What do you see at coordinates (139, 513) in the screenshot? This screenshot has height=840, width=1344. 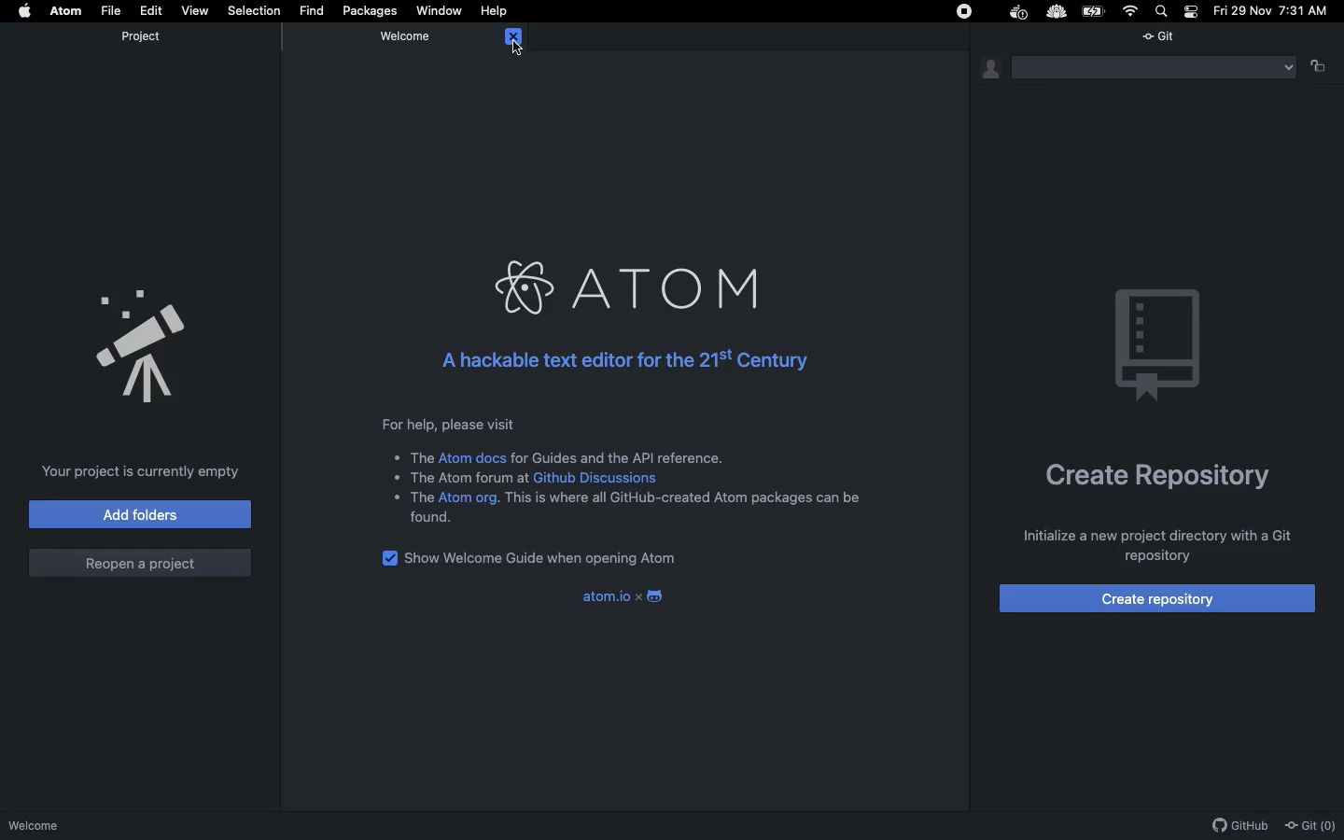 I see `Add folders` at bounding box center [139, 513].